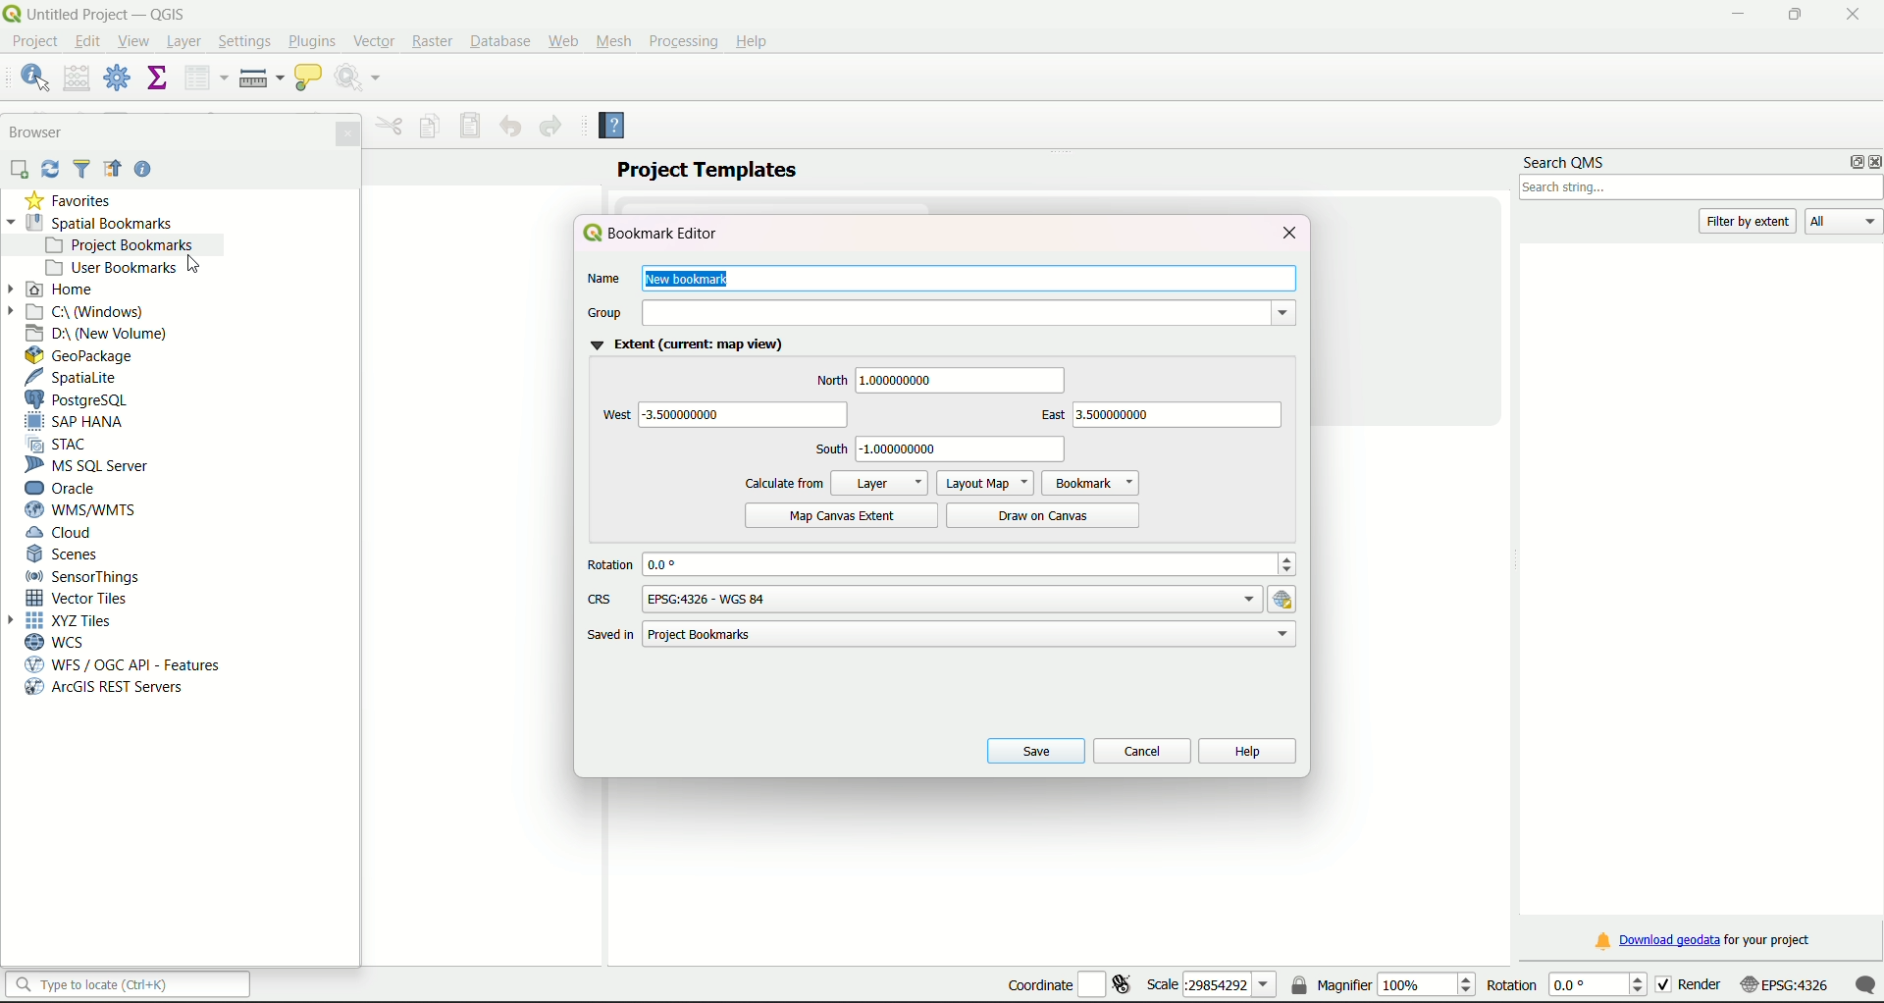  Describe the element at coordinates (781, 483) in the screenshot. I see `calculate from` at that location.